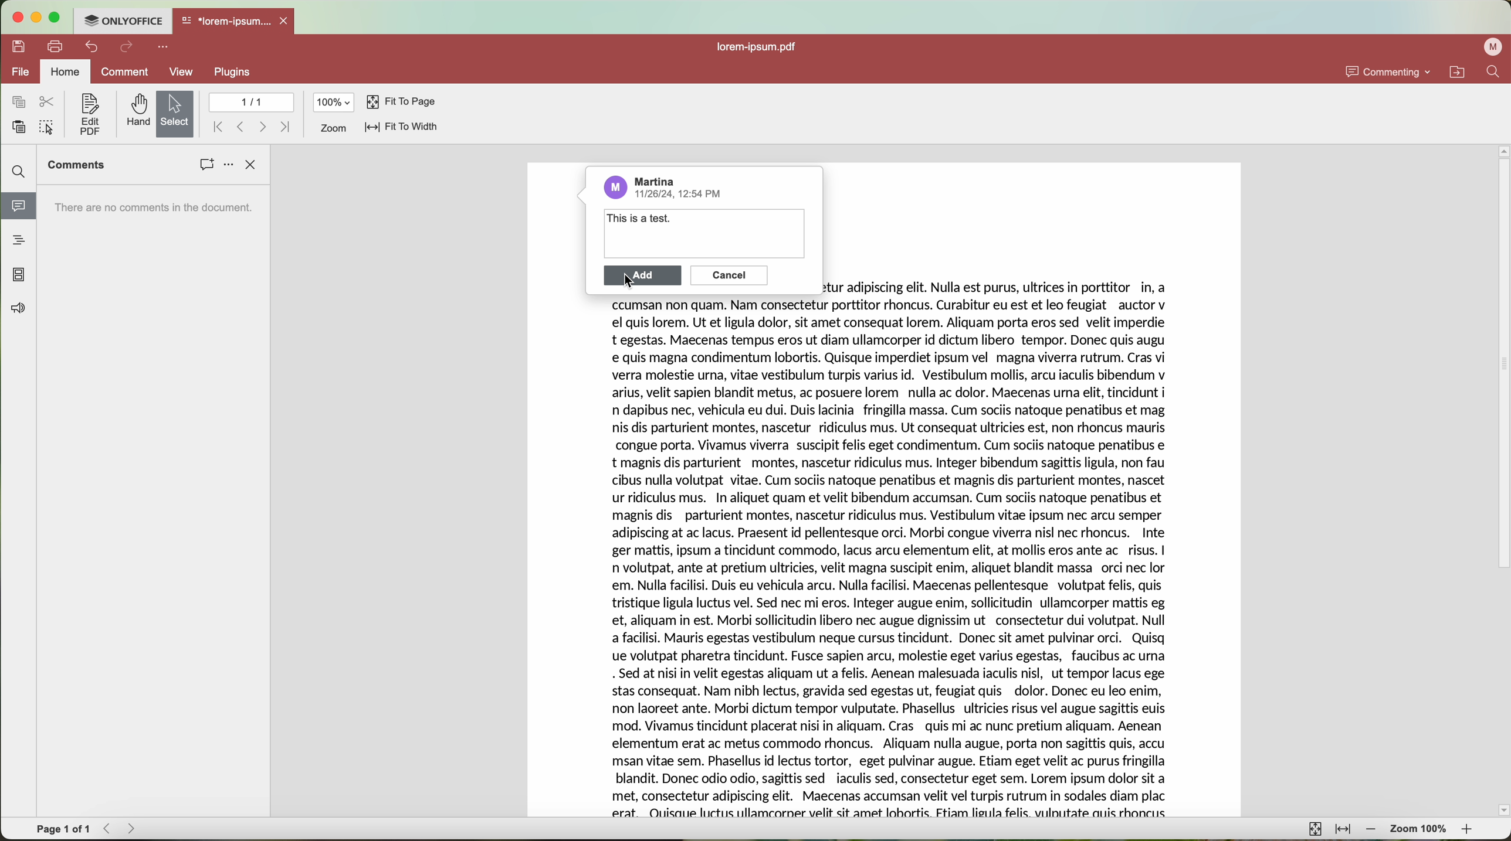 This screenshot has width=1511, height=841. What do you see at coordinates (164, 47) in the screenshot?
I see `more options` at bounding box center [164, 47].